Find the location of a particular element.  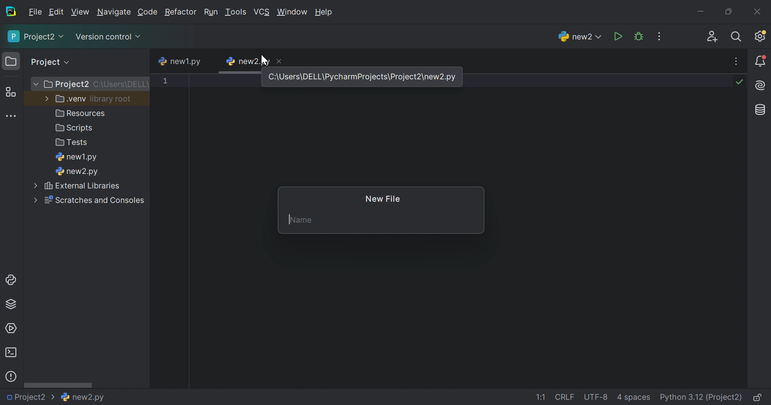

external libraries is located at coordinates (85, 187).